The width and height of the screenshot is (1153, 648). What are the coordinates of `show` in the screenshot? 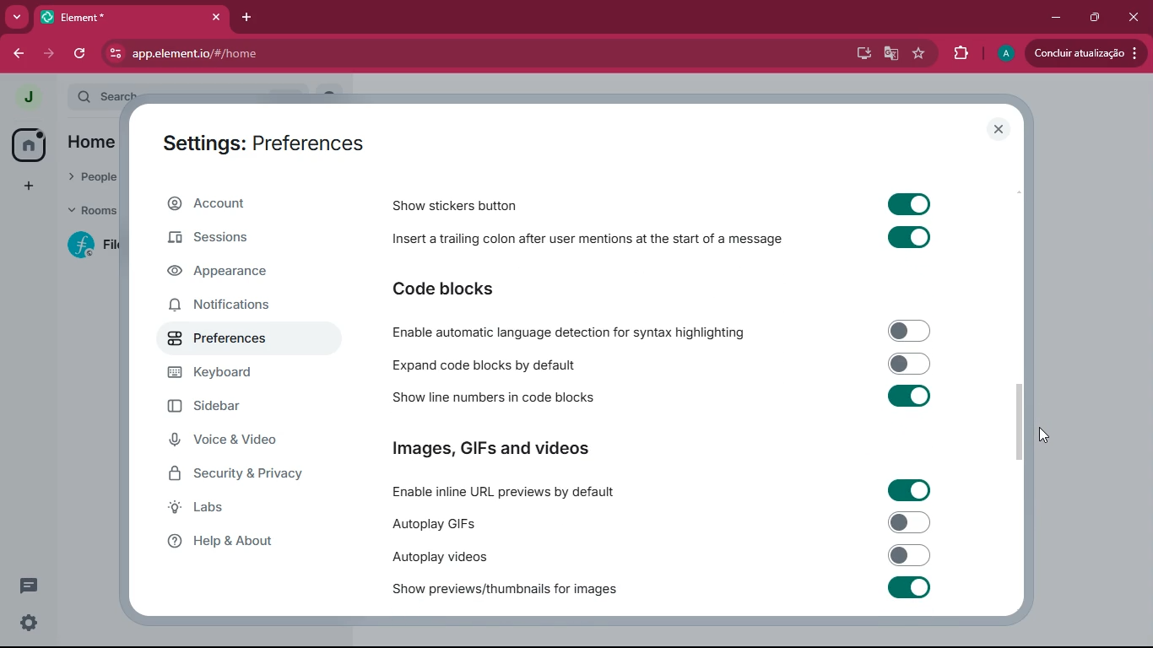 It's located at (505, 590).